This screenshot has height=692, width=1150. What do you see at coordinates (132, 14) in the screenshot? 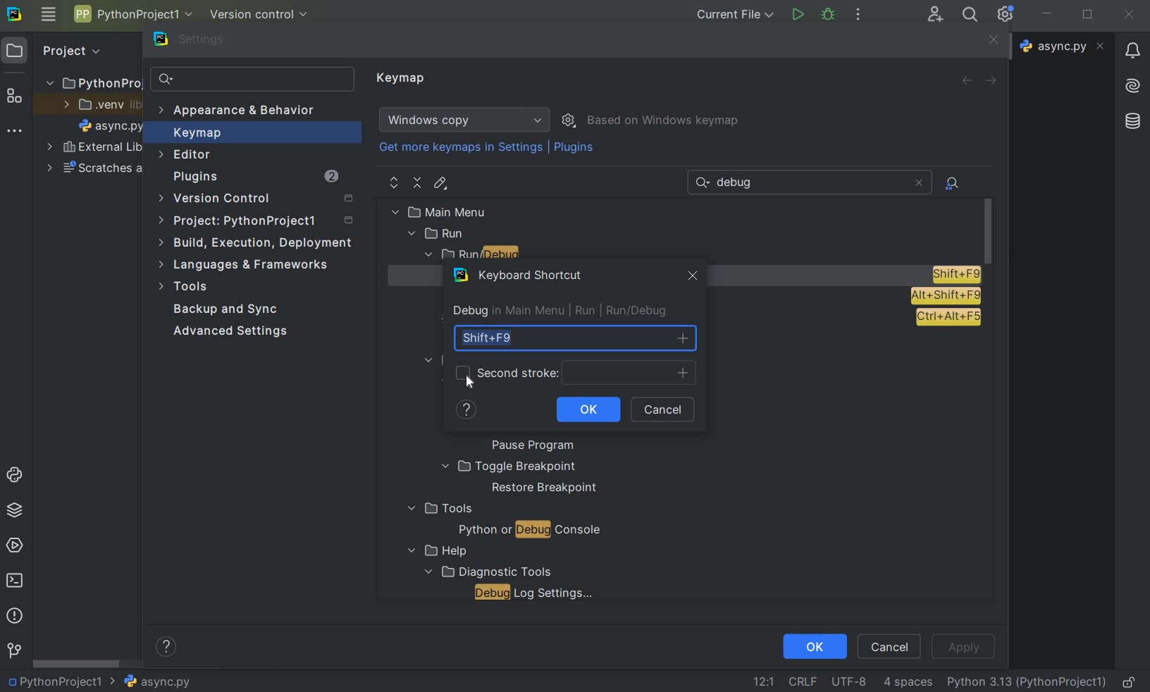
I see `project name` at bounding box center [132, 14].